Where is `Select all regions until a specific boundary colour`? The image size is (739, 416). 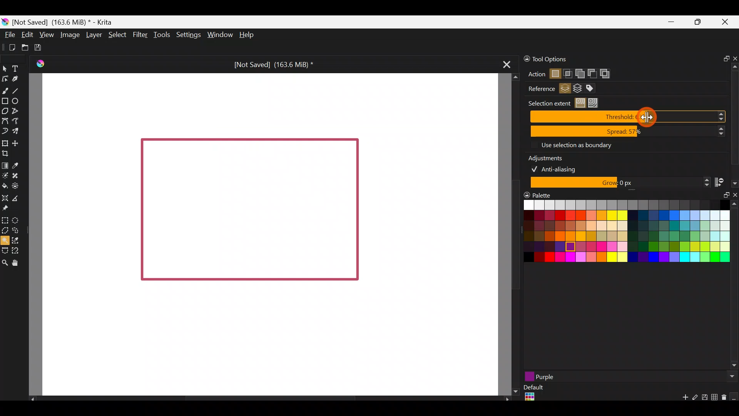
Select all regions until a specific boundary colour is located at coordinates (595, 103).